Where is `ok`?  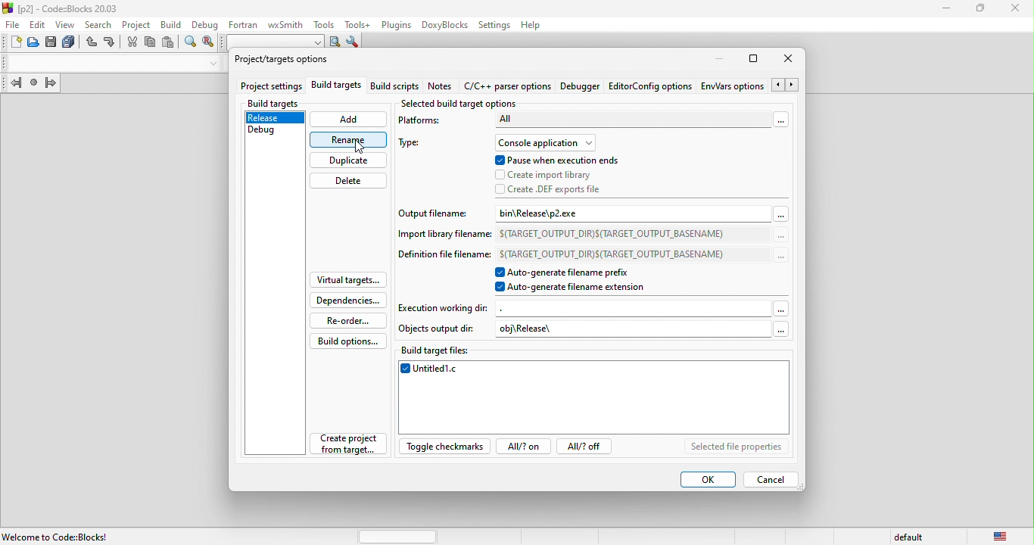
ok is located at coordinates (708, 480).